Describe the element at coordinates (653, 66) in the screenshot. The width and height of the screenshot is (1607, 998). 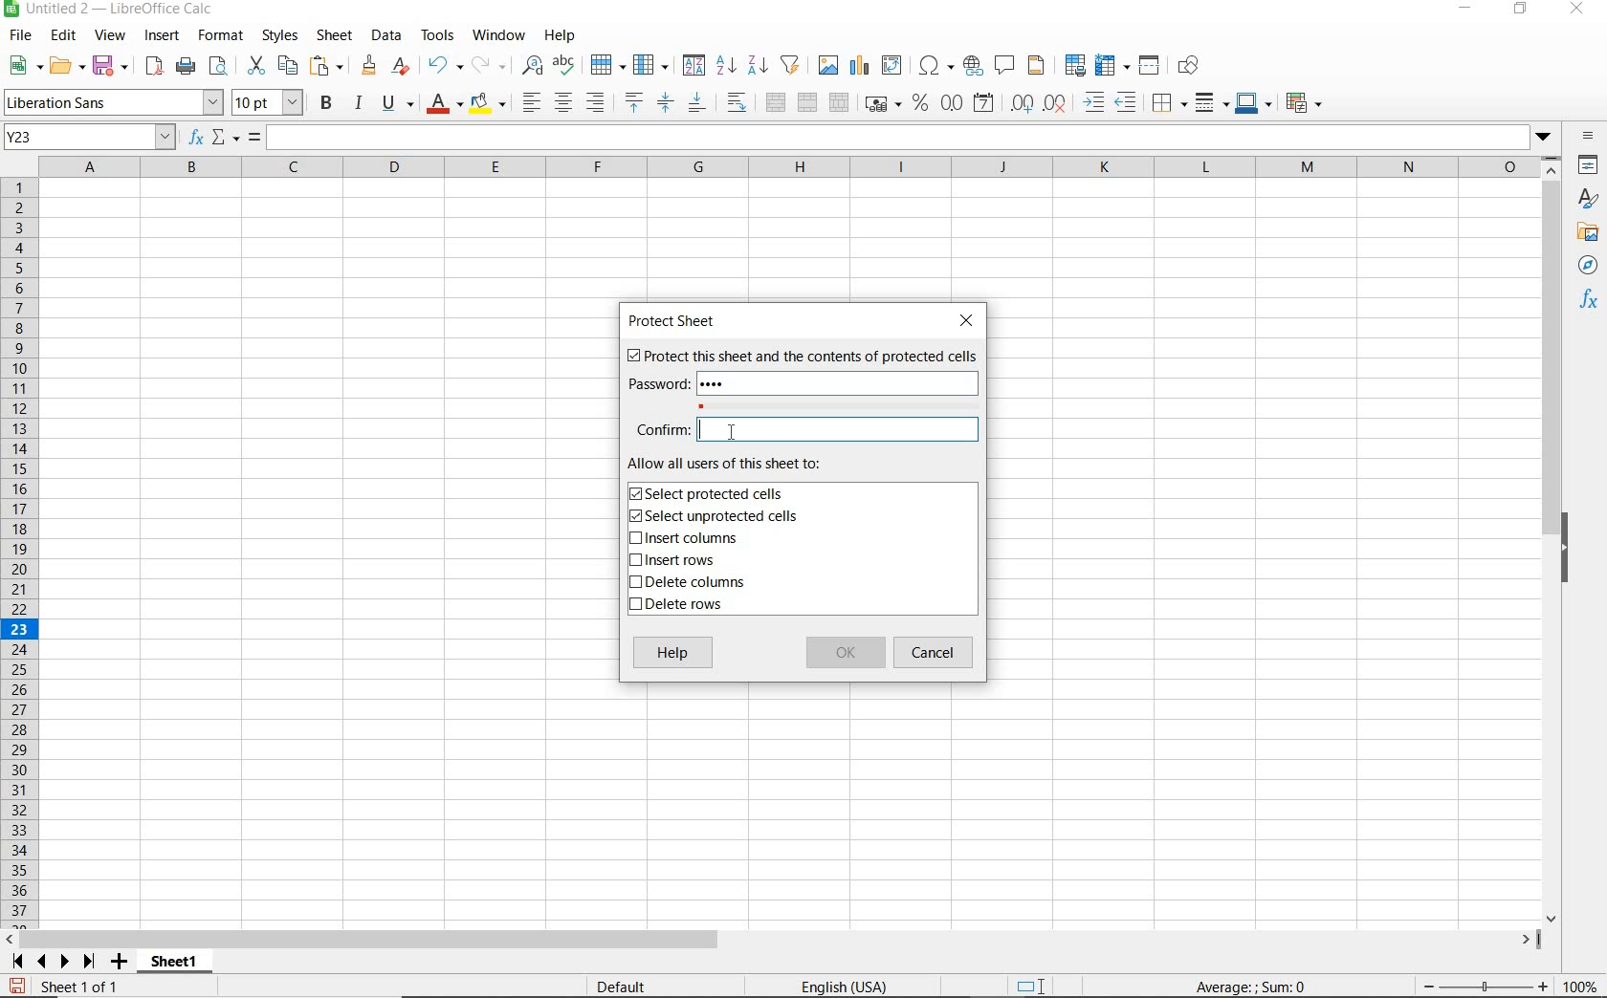
I see `COLUMN` at that location.